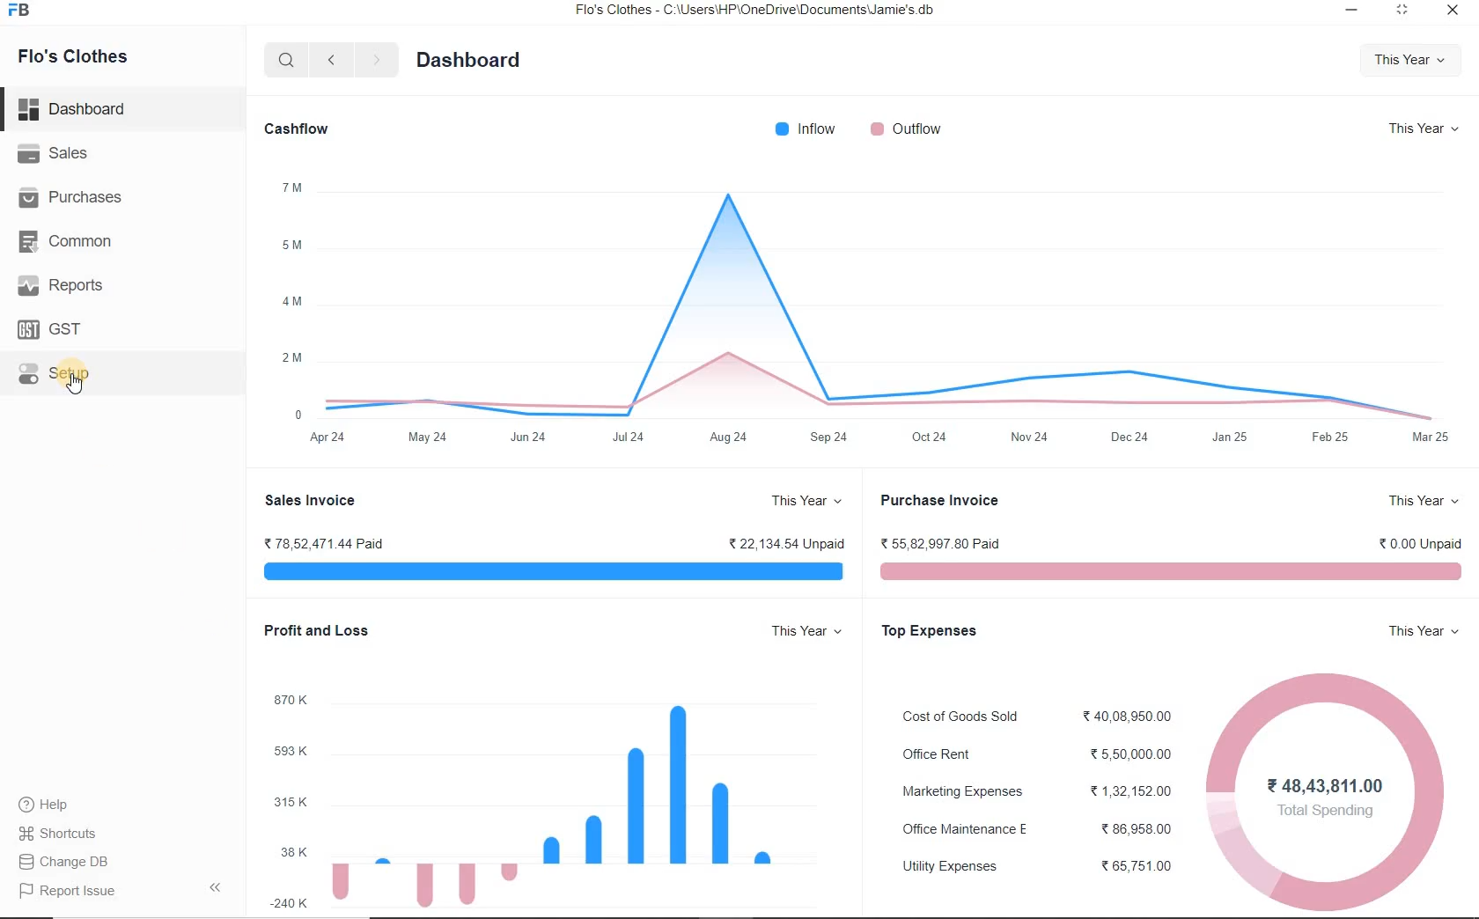 This screenshot has height=919, width=1479. Describe the element at coordinates (287, 901) in the screenshot. I see `-240 k` at that location.